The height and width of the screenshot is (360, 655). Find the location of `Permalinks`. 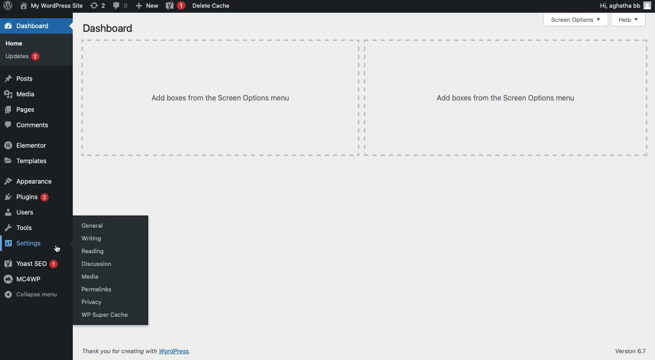

Permalinks is located at coordinates (95, 289).